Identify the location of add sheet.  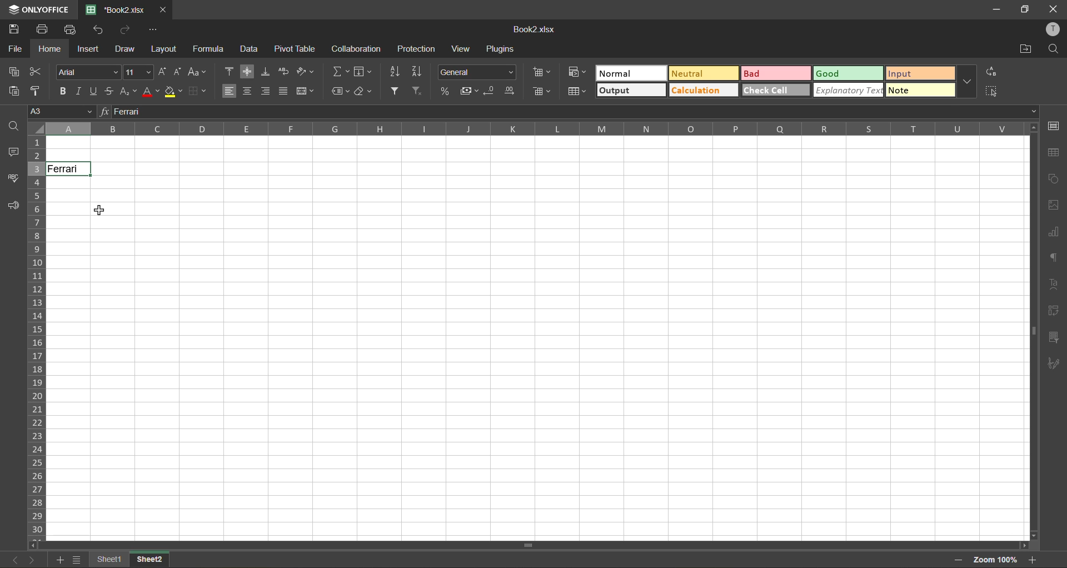
(58, 560).